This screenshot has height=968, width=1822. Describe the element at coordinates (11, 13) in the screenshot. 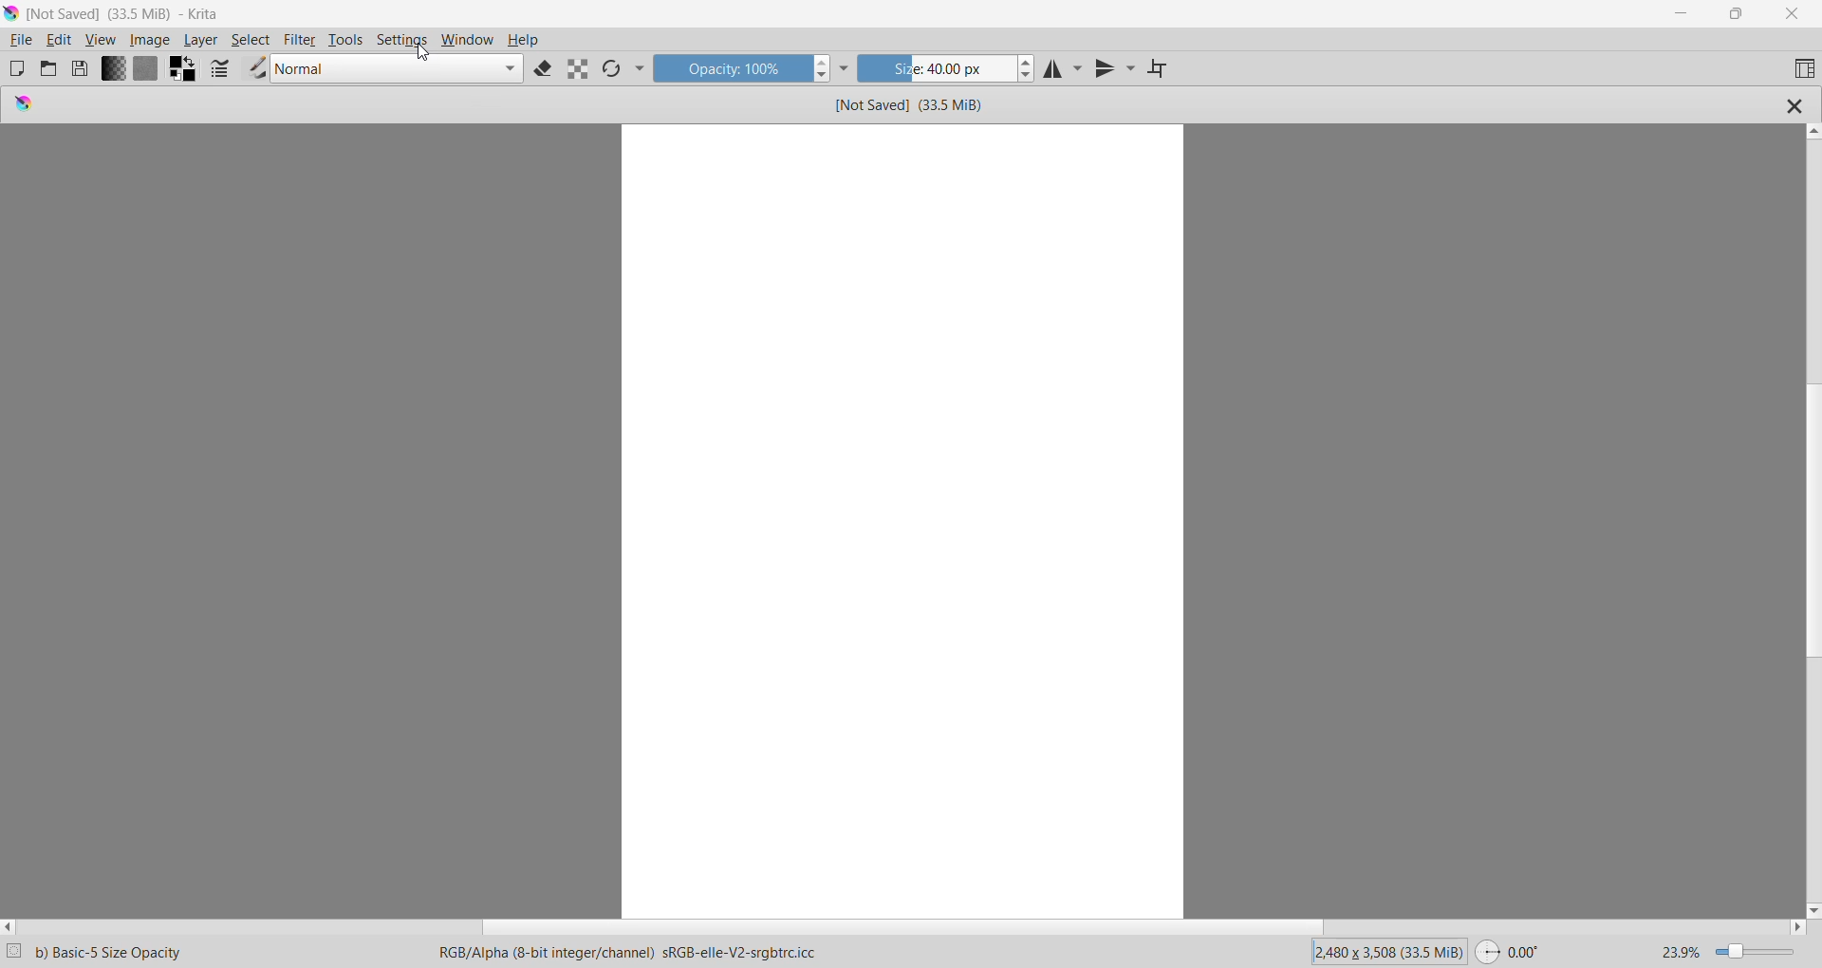

I see `Application Logo` at that location.